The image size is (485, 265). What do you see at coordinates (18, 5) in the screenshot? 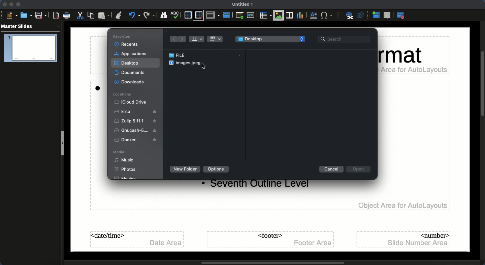
I see `Maximize` at bounding box center [18, 5].